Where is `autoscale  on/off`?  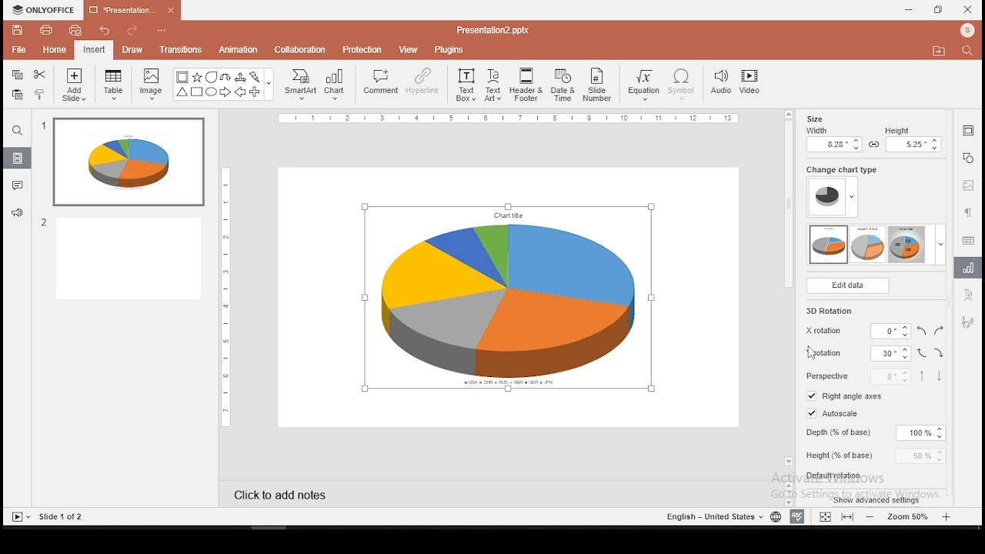 autoscale  on/off is located at coordinates (833, 413).